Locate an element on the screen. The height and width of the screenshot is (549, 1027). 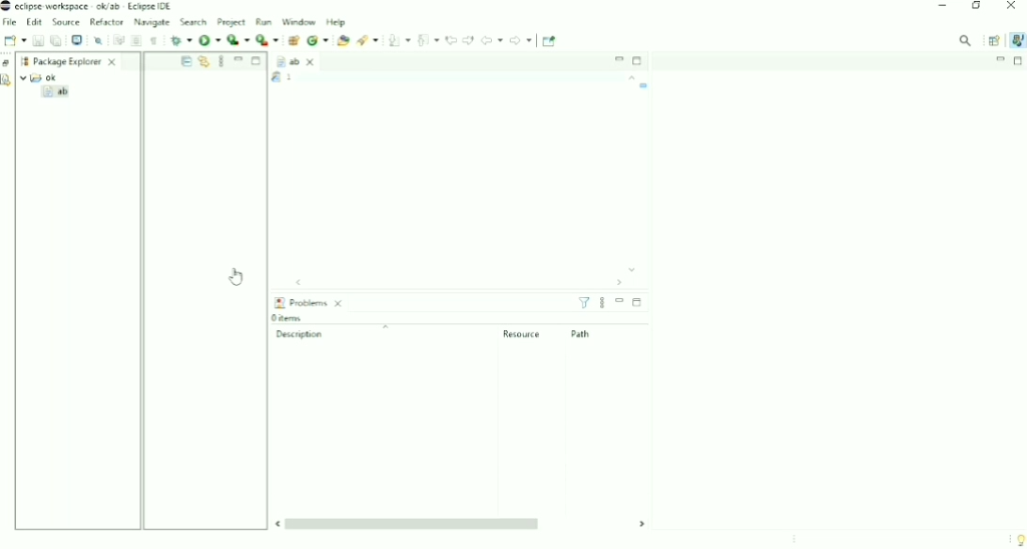
New Java Package is located at coordinates (292, 40).